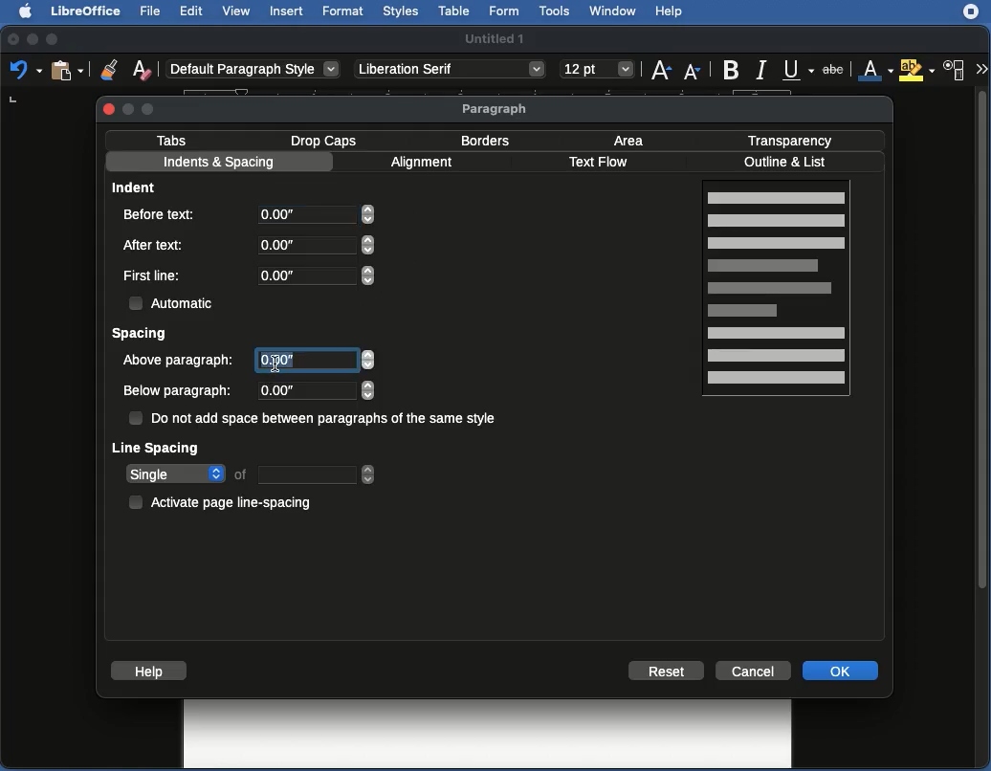 The width and height of the screenshot is (991, 771). I want to click on Bold, so click(730, 68).